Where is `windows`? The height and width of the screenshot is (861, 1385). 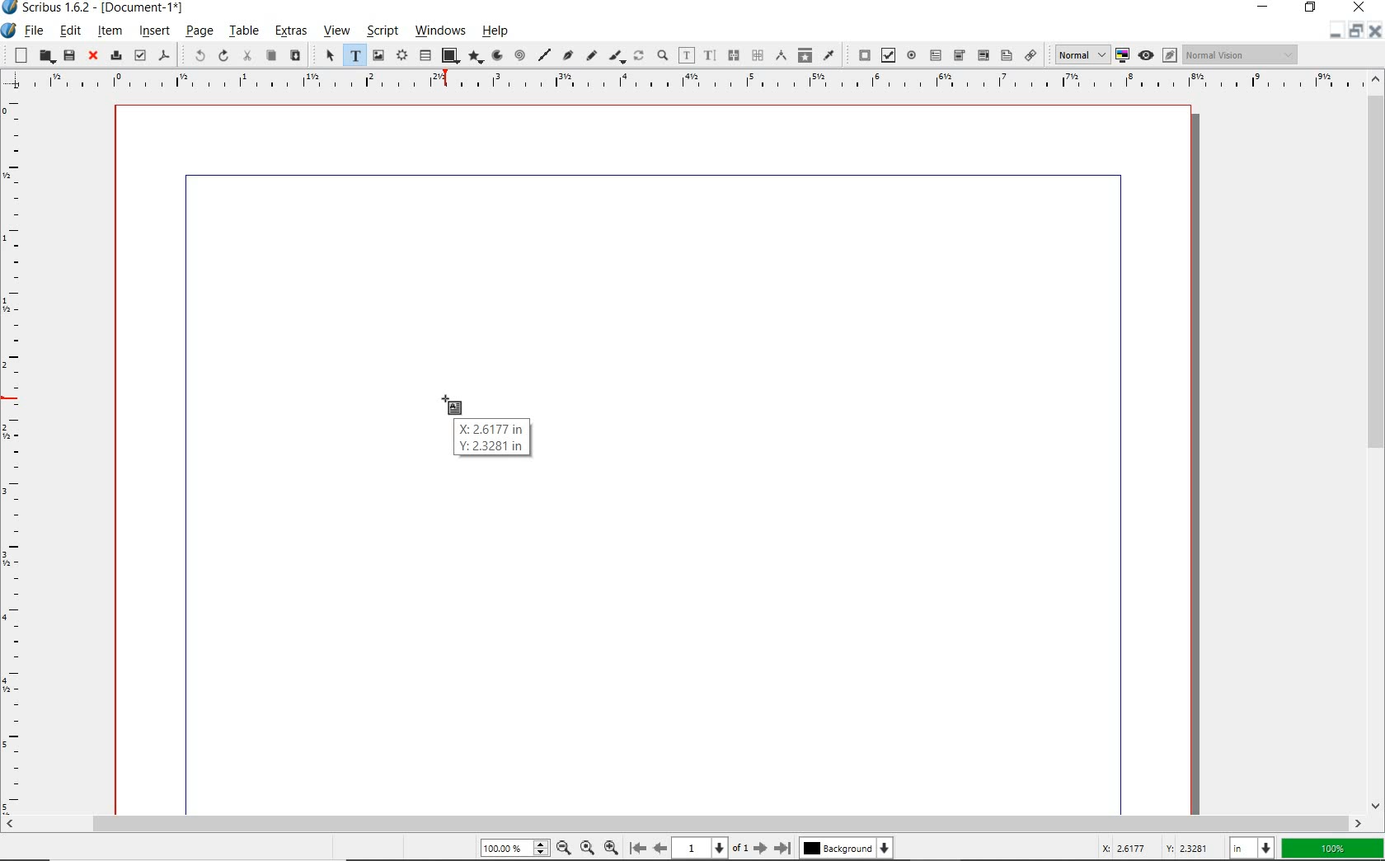 windows is located at coordinates (442, 31).